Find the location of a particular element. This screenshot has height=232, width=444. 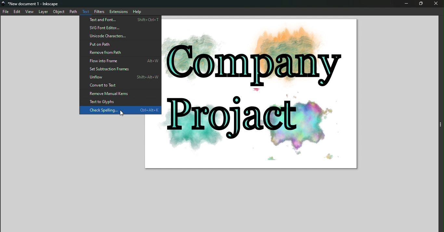

minimize is located at coordinates (406, 4).